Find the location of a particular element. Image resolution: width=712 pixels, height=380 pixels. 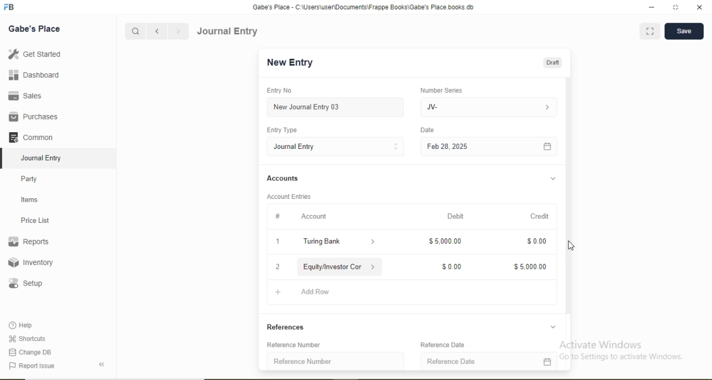

Reference Date is located at coordinates (442, 345).